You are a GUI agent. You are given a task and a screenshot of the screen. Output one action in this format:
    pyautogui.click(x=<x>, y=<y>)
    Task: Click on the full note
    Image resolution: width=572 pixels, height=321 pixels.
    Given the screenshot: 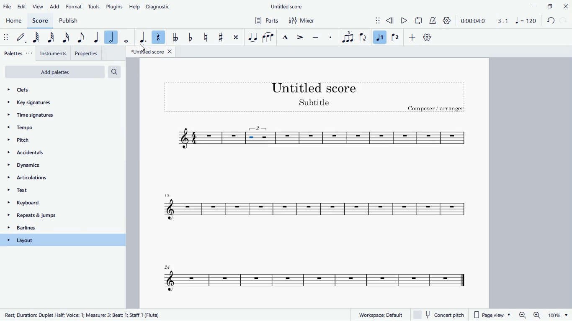 What is the action you would take?
    pyautogui.click(x=127, y=36)
    